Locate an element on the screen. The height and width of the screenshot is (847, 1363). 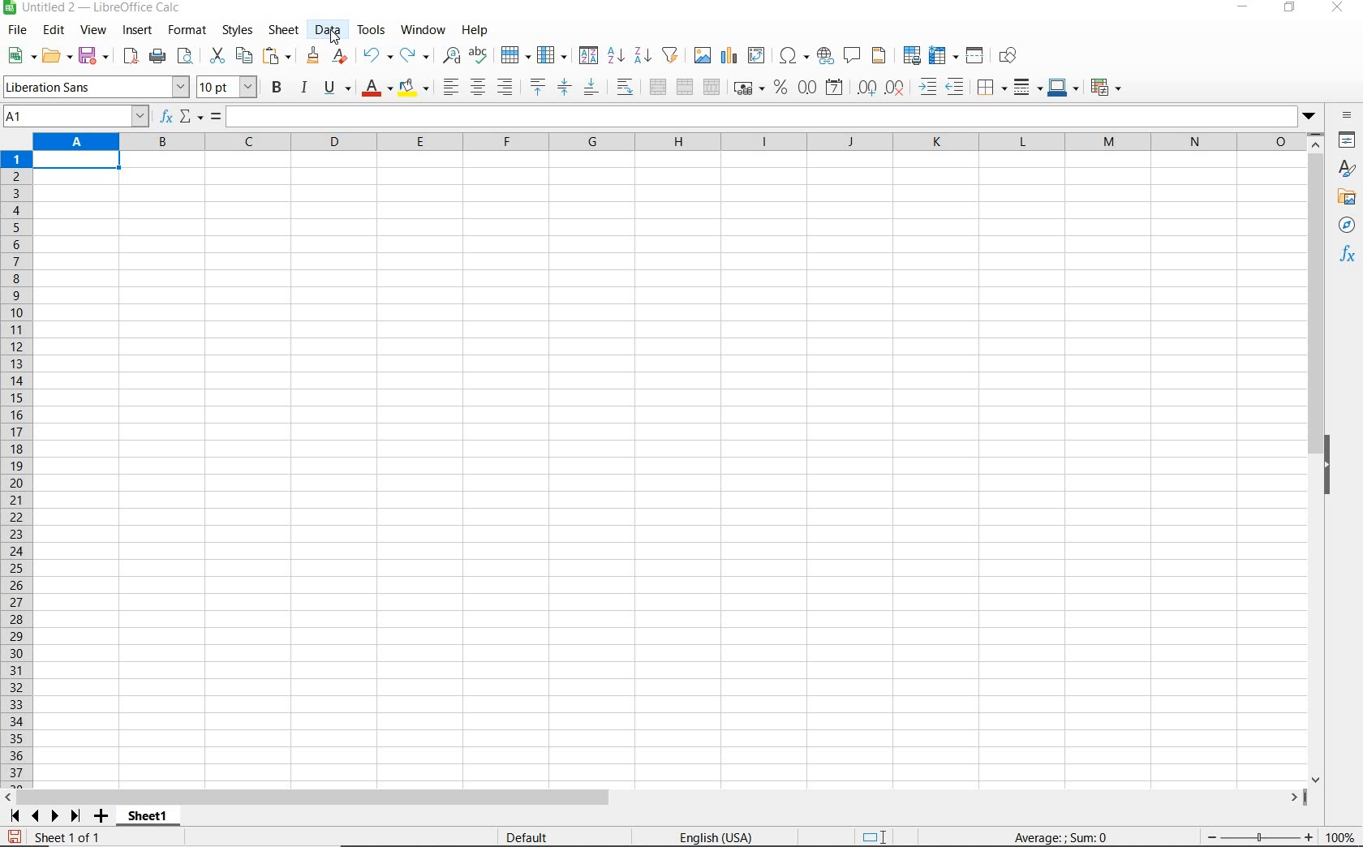
standard selection is located at coordinates (875, 838).